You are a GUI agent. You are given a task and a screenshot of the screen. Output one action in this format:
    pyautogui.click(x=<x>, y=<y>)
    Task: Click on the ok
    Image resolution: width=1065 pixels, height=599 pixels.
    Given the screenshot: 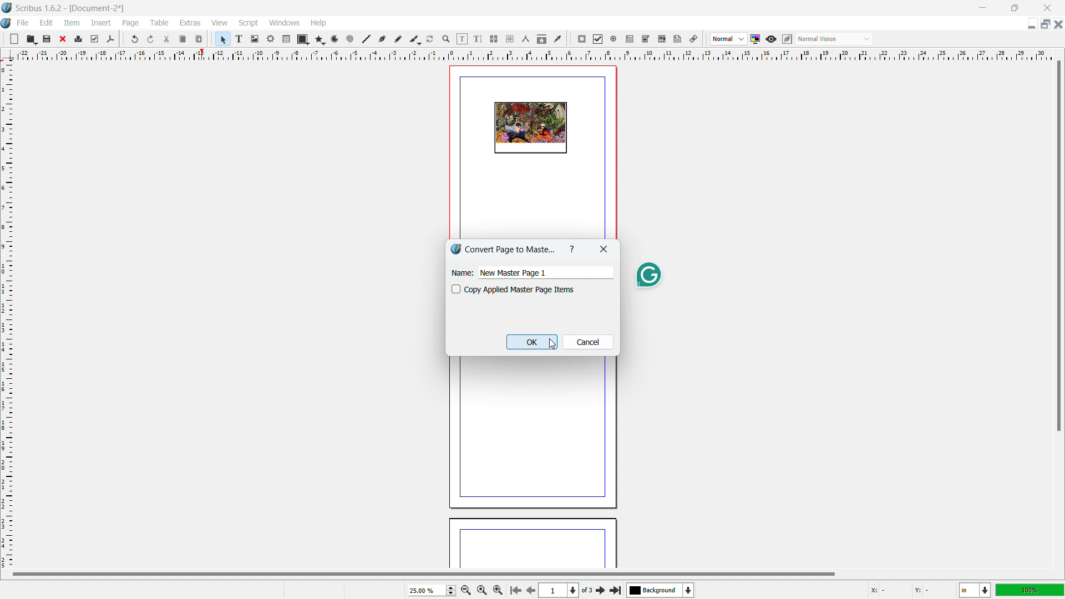 What is the action you would take?
    pyautogui.click(x=532, y=342)
    